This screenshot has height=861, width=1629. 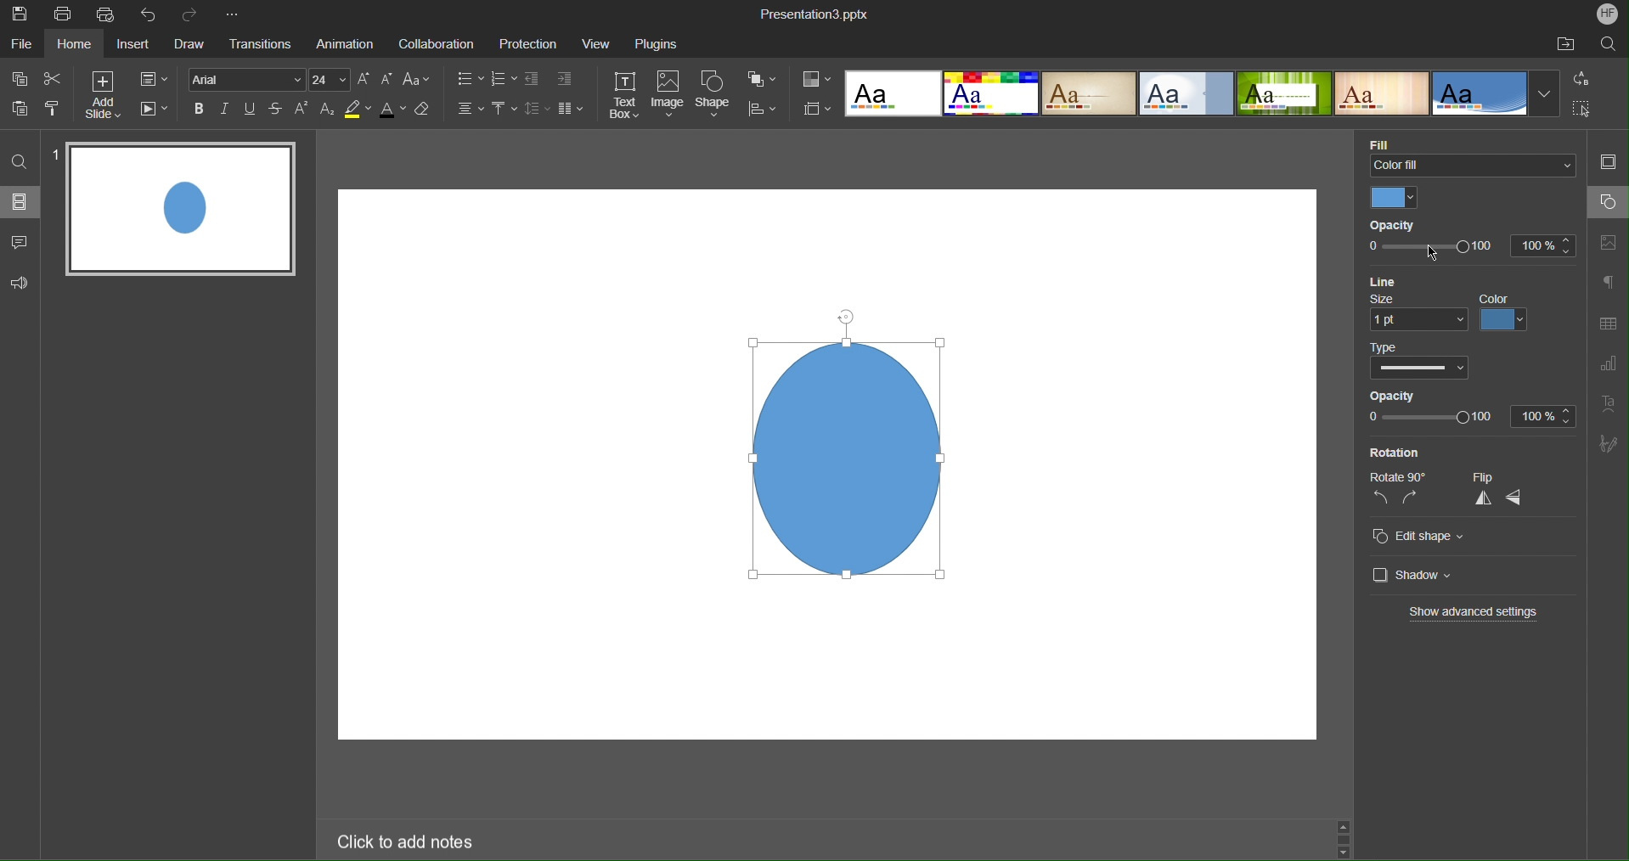 I want to click on Print, so click(x=63, y=13).